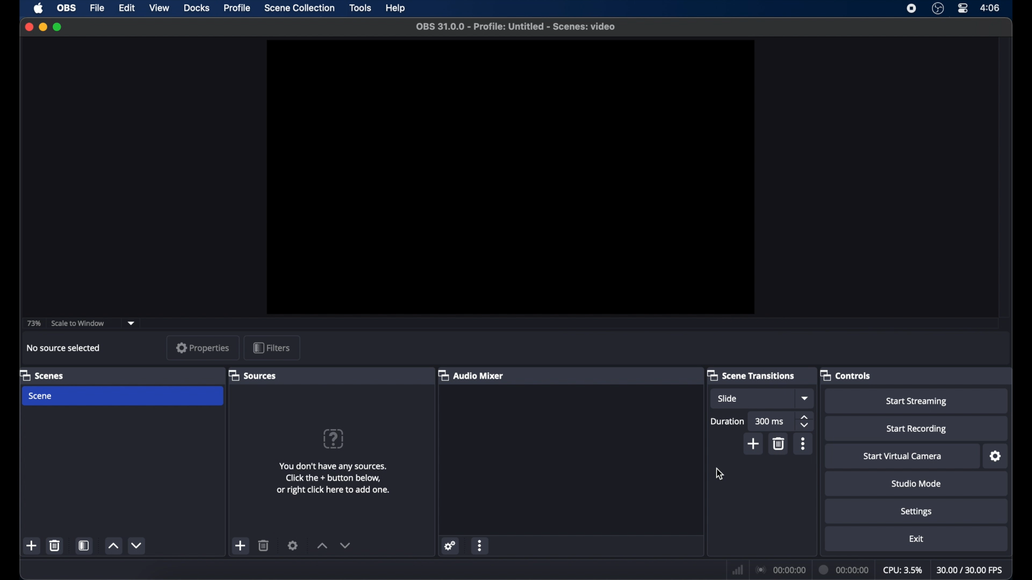  I want to click on delete, so click(779, 444).